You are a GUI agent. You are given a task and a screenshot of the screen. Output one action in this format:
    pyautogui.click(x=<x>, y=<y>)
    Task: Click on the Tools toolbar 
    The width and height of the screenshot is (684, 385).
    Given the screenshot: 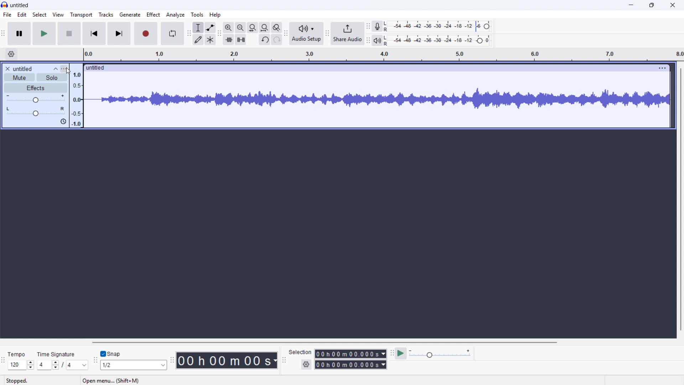 What is the action you would take?
    pyautogui.click(x=188, y=33)
    